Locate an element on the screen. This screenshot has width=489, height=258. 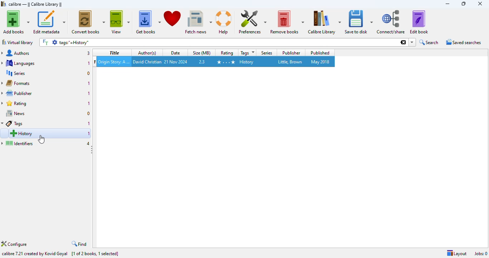
1 is located at coordinates (88, 63).